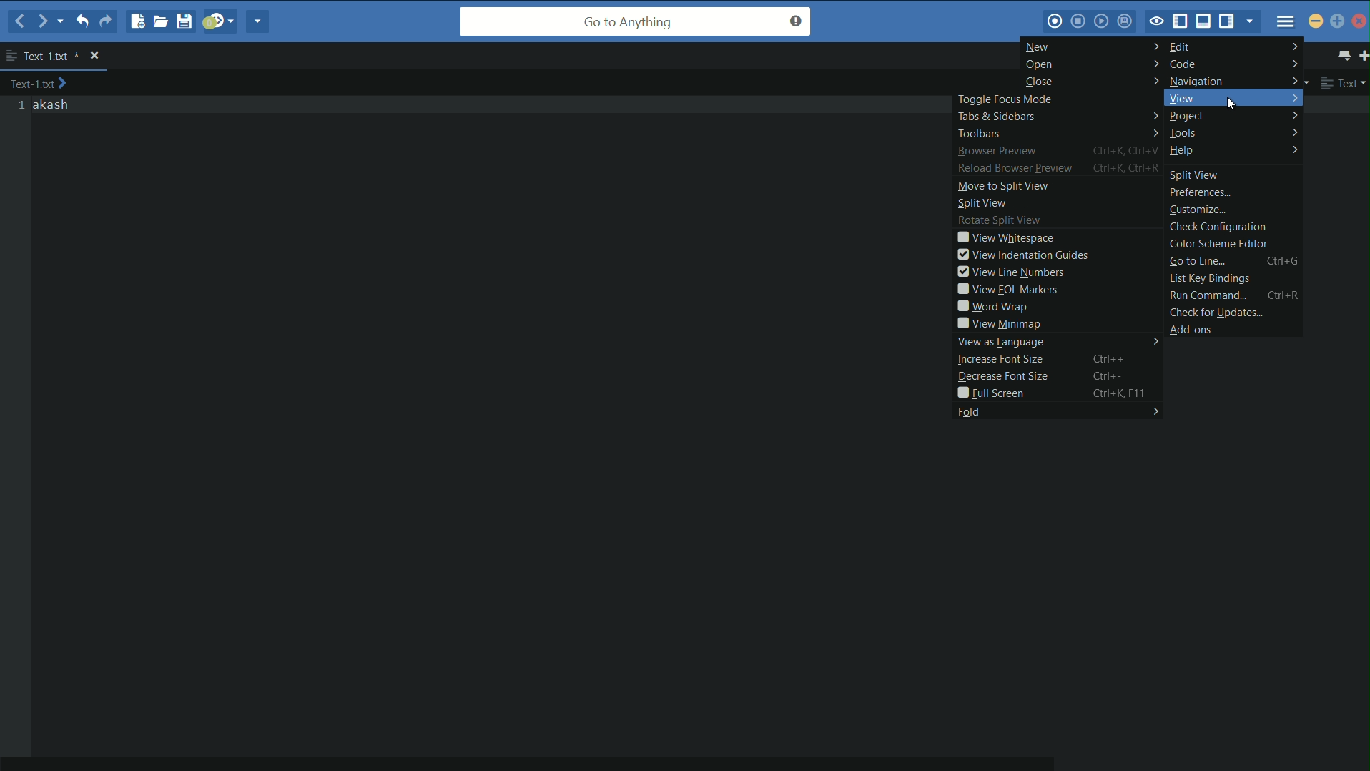 The width and height of the screenshot is (1370, 771). What do you see at coordinates (1059, 358) in the screenshot?
I see `increase font size` at bounding box center [1059, 358].